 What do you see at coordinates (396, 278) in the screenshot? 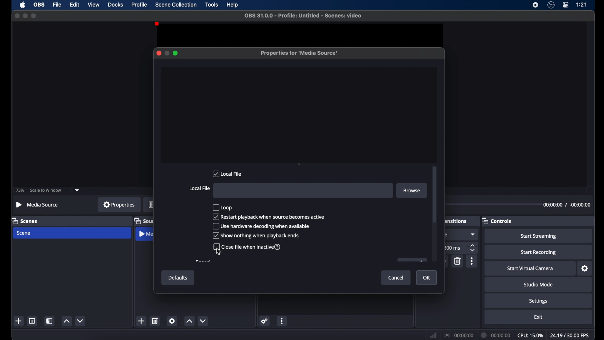
I see `cancel` at bounding box center [396, 278].